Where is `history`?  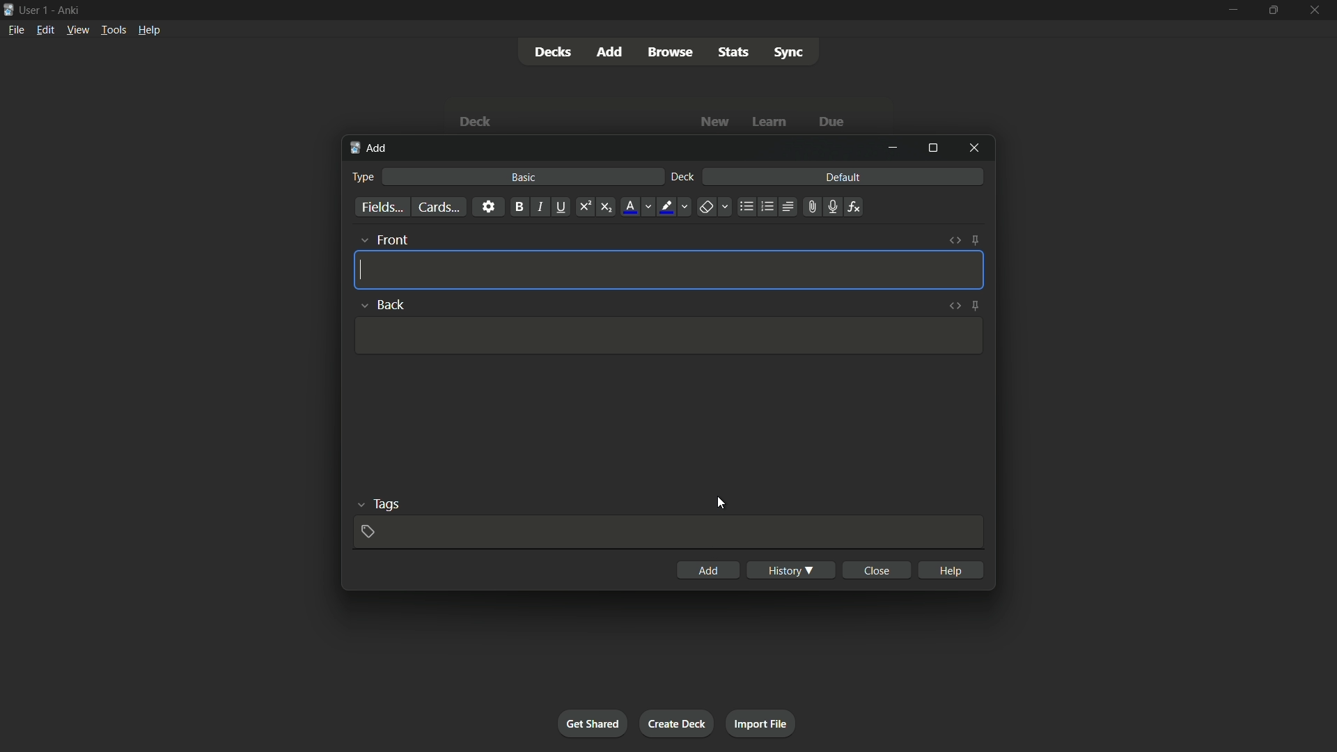
history is located at coordinates (789, 569).